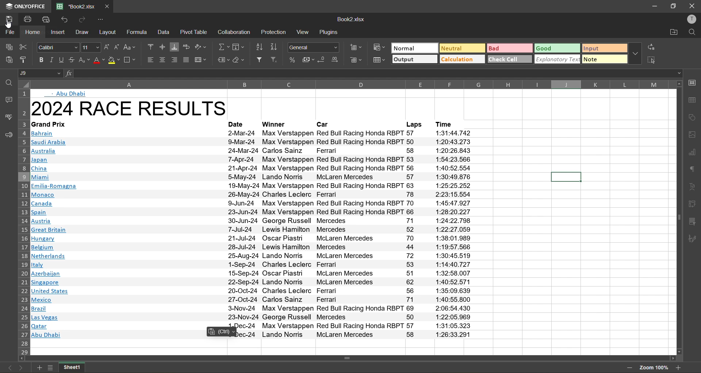 The height and width of the screenshot is (373, 701). Describe the element at coordinates (253, 220) in the screenshot. I see `text info` at that location.